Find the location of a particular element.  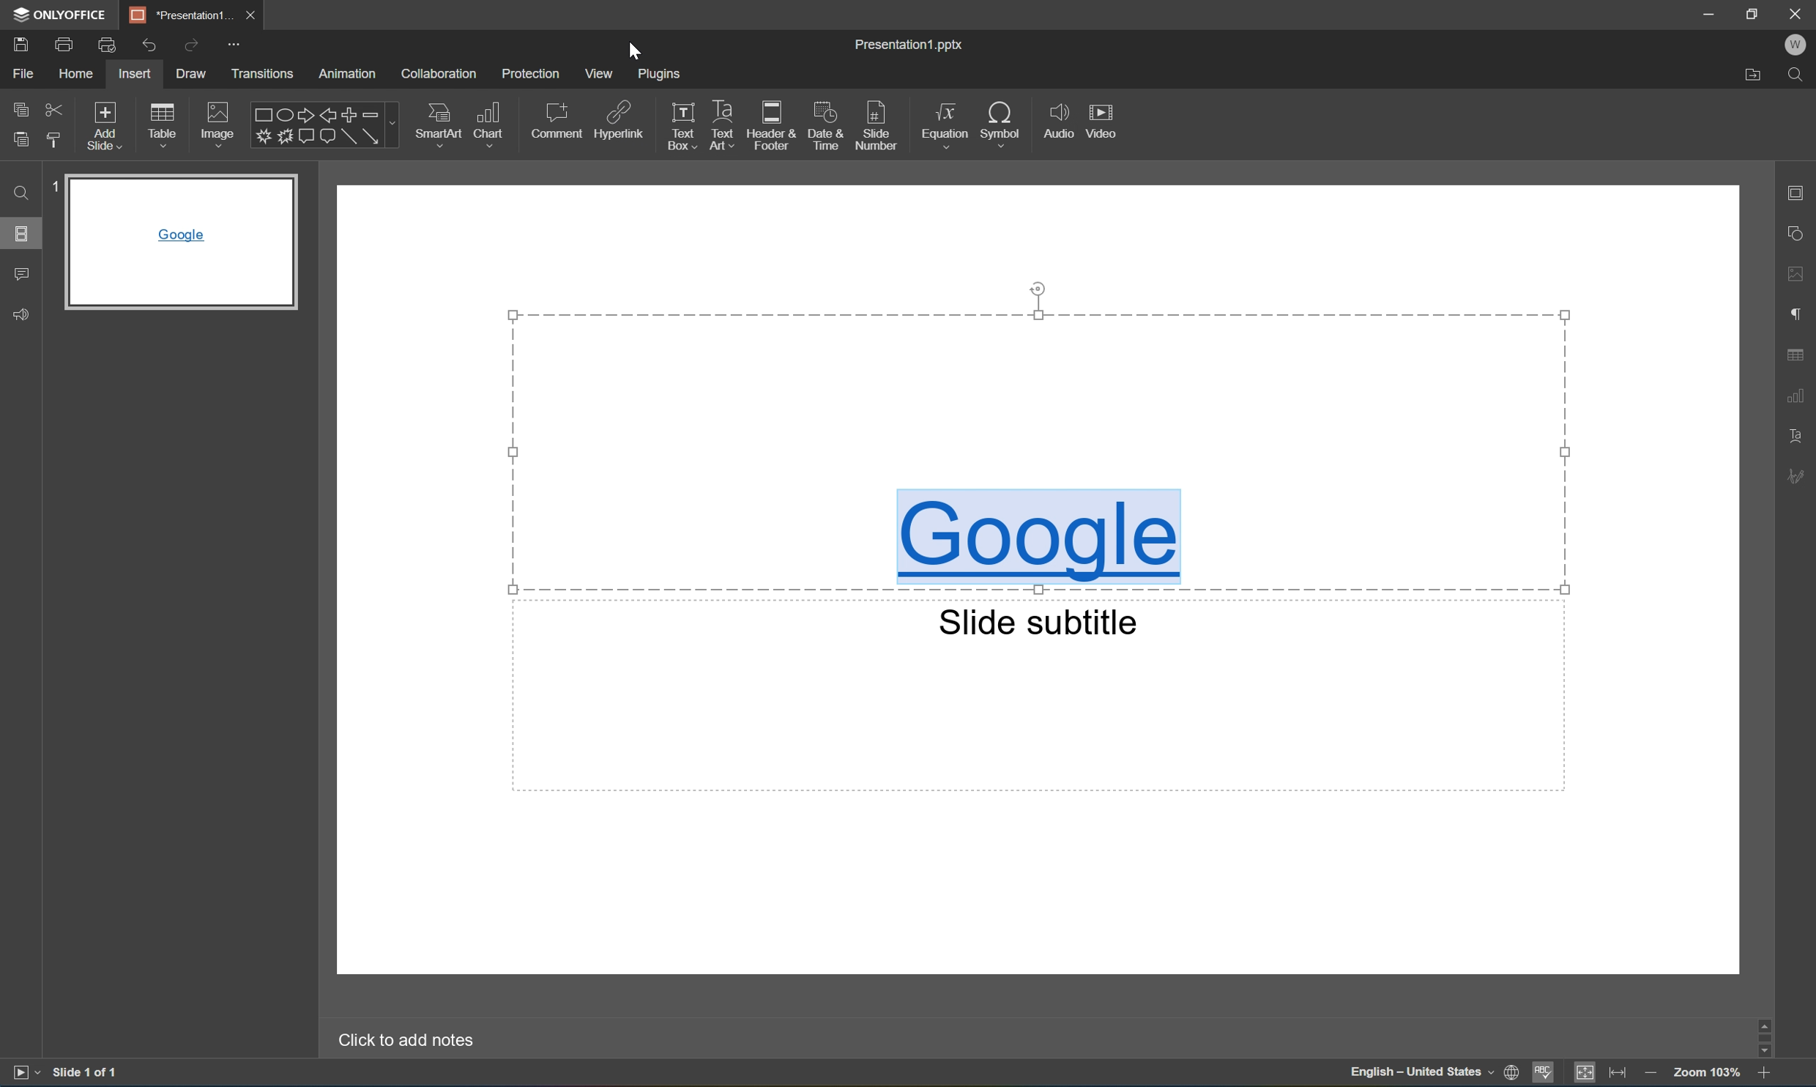

Copy is located at coordinates (20, 108).